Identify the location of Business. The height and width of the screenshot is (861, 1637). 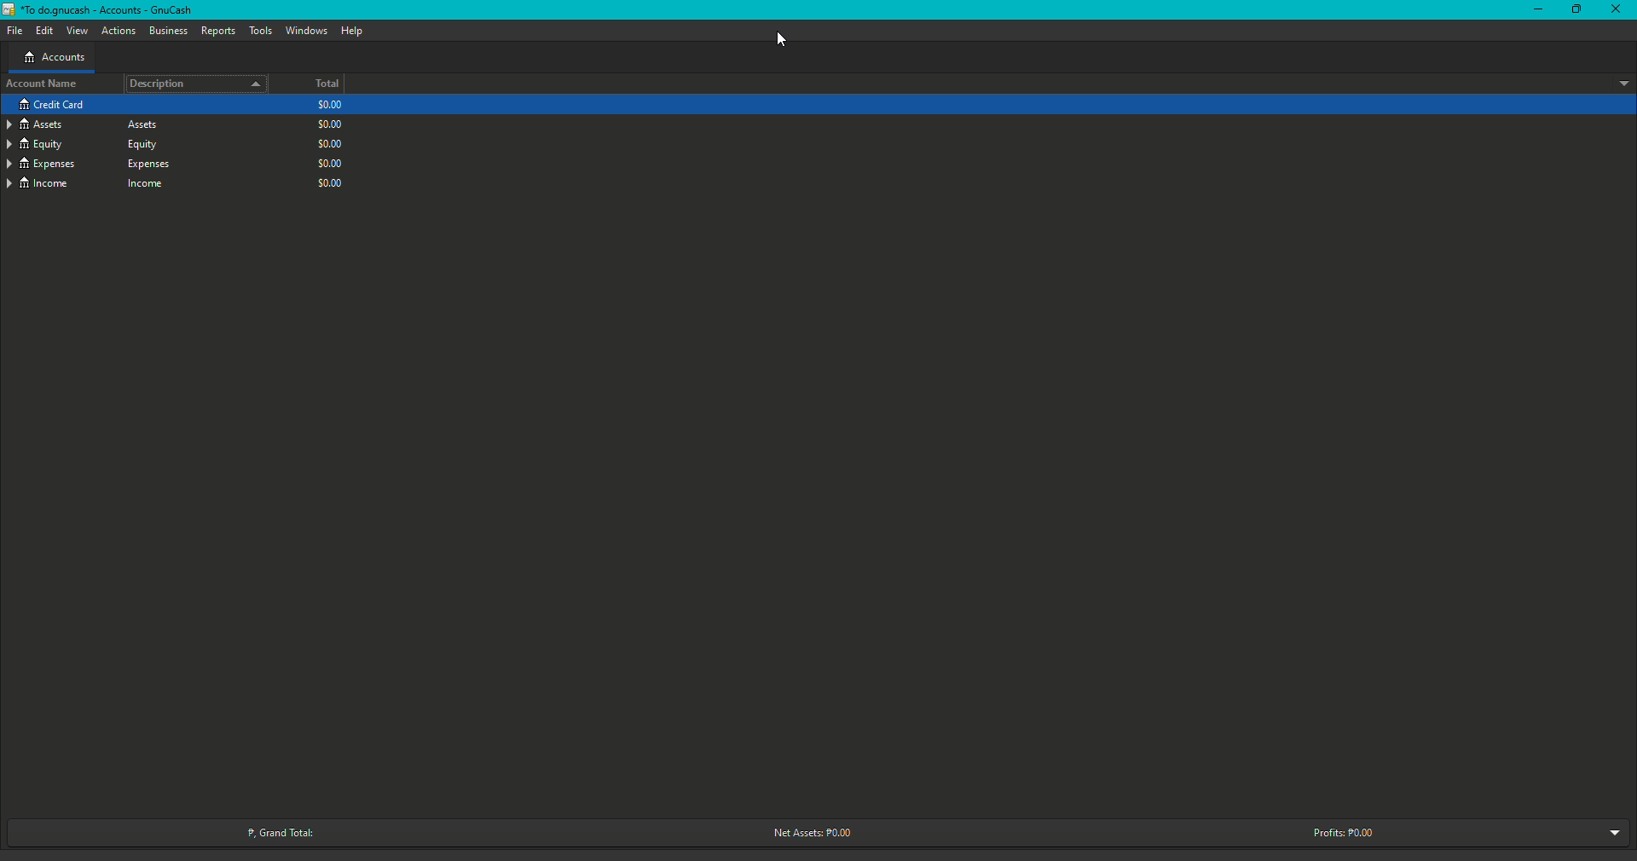
(165, 29).